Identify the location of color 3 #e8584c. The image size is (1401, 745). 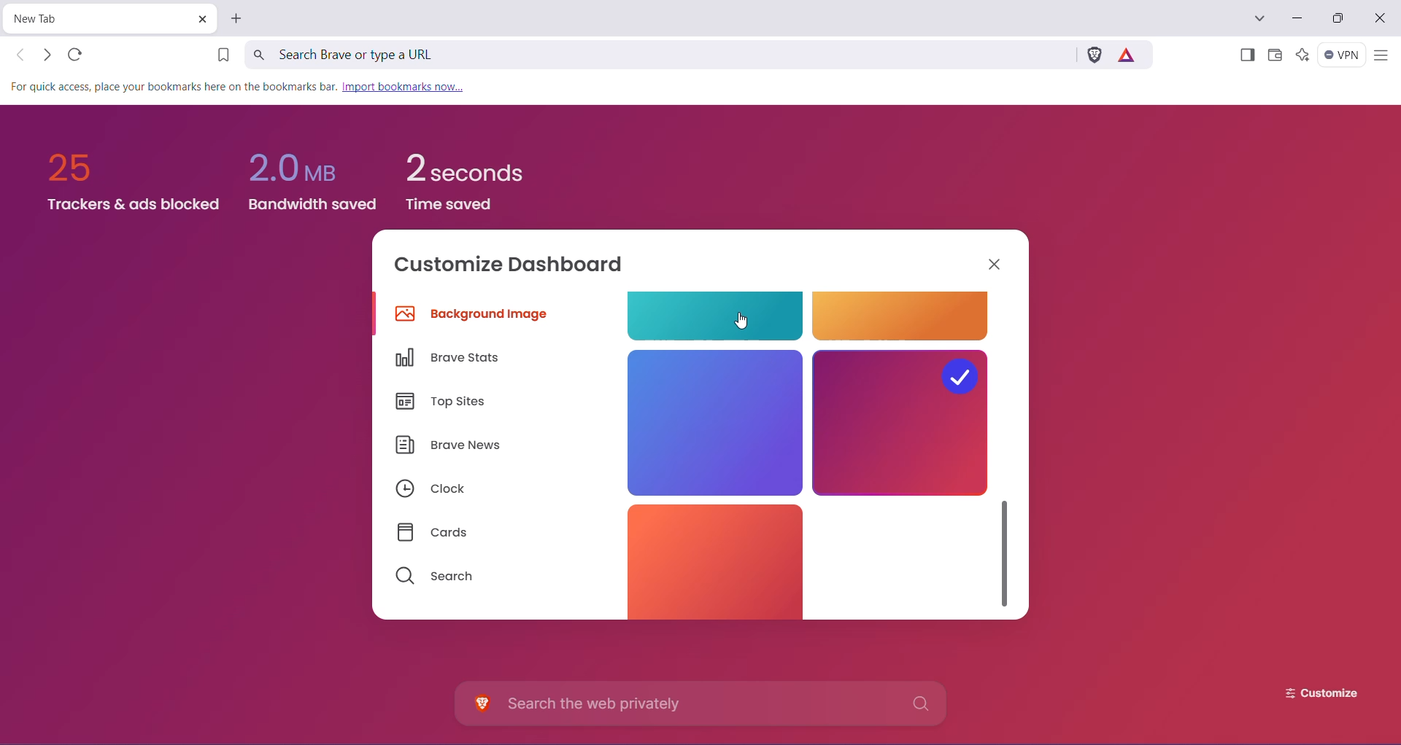
(709, 561).